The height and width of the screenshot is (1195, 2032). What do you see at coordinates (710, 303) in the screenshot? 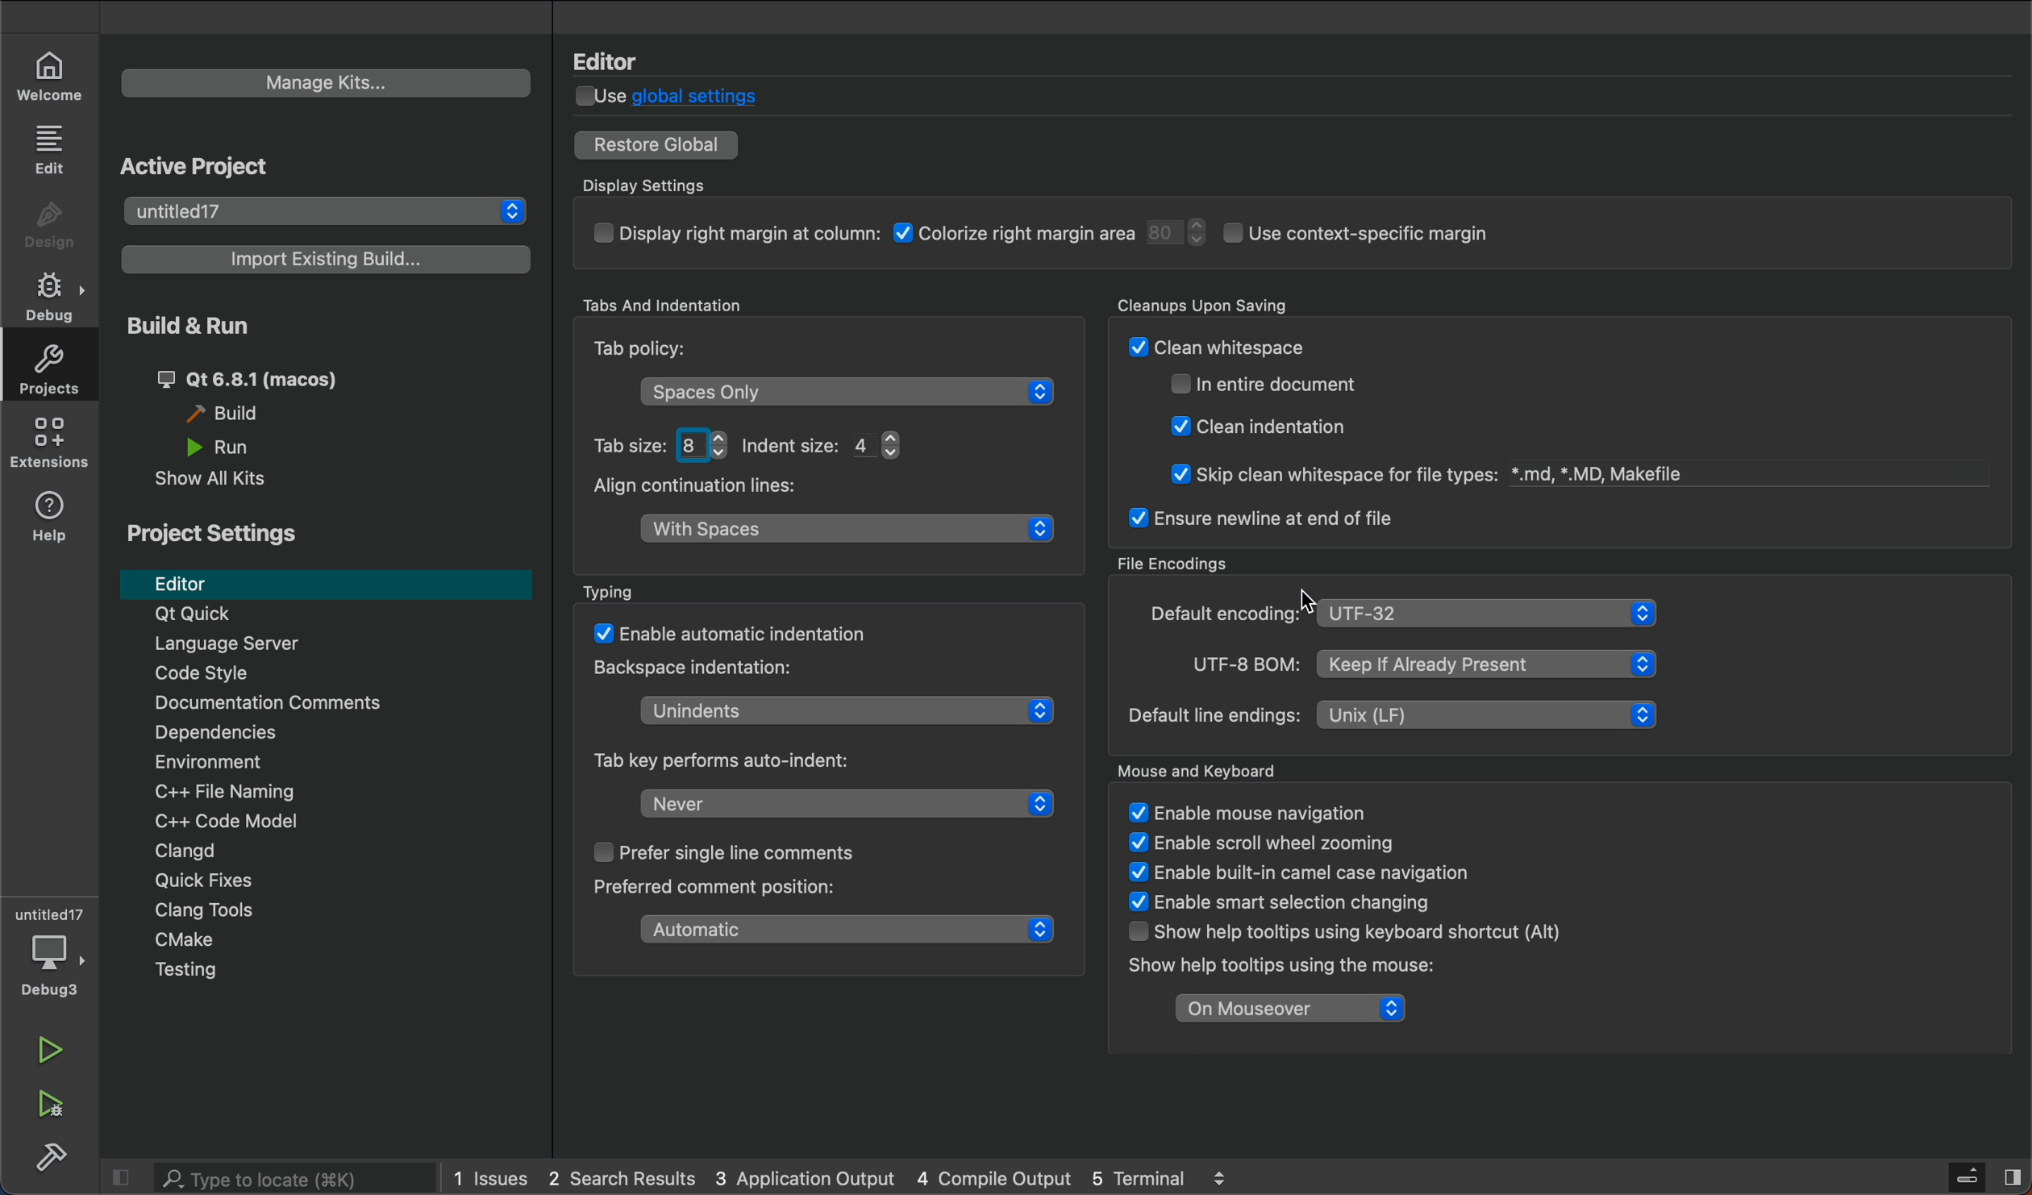
I see `Tabs And Identation` at bounding box center [710, 303].